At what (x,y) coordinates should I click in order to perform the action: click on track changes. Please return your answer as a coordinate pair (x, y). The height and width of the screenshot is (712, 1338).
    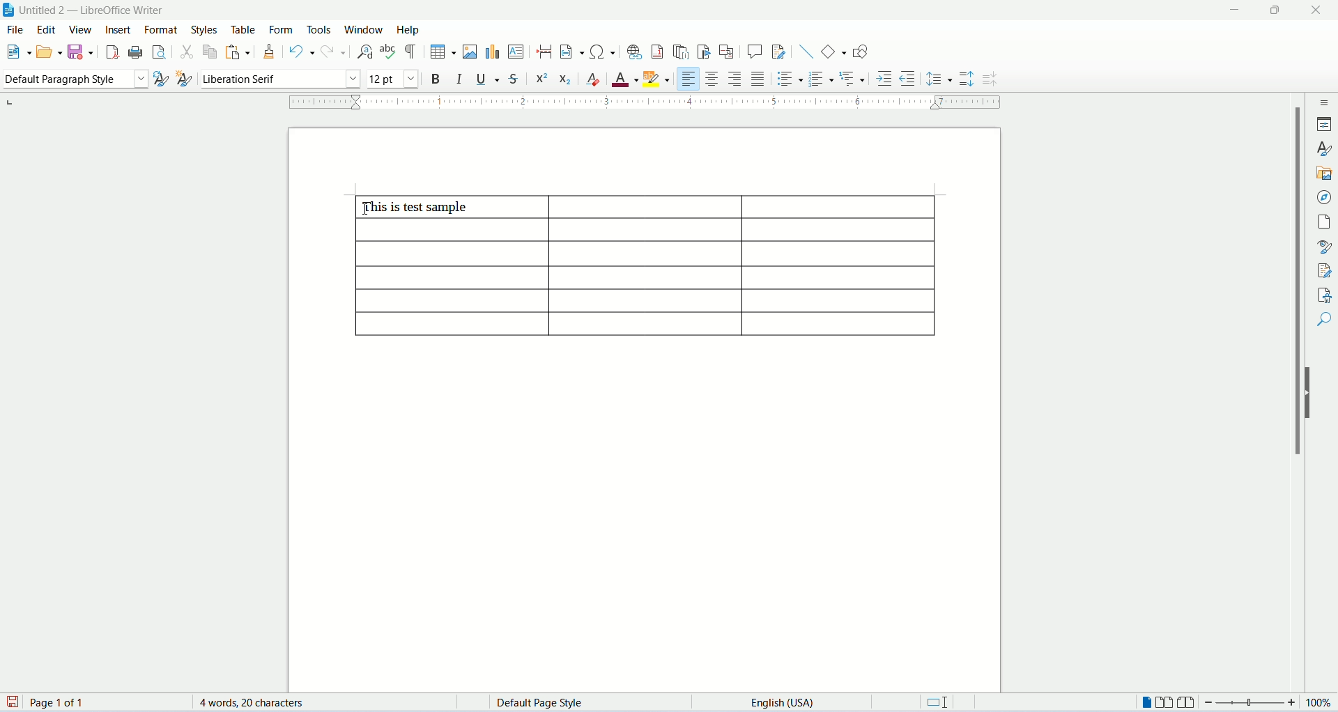
    Looking at the image, I should click on (778, 52).